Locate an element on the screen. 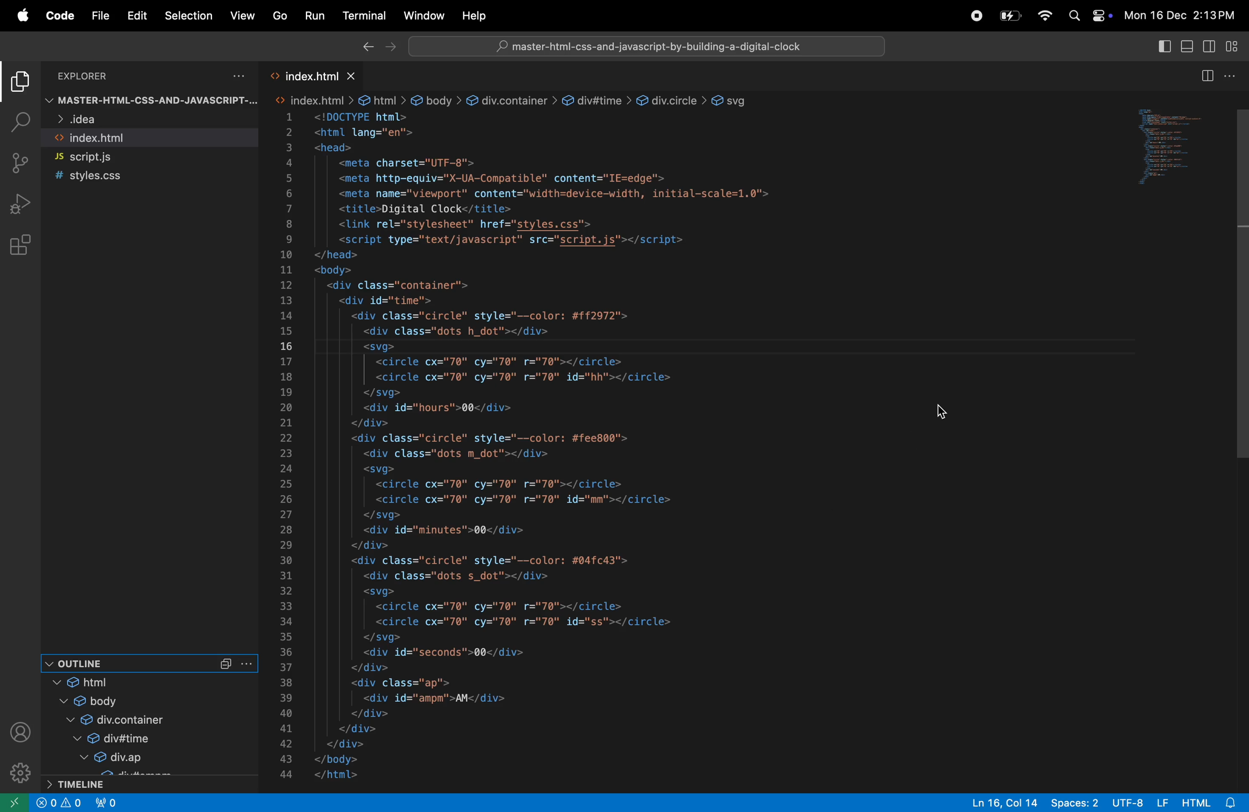 This screenshot has width=1249, height=812. html is located at coordinates (313, 100).